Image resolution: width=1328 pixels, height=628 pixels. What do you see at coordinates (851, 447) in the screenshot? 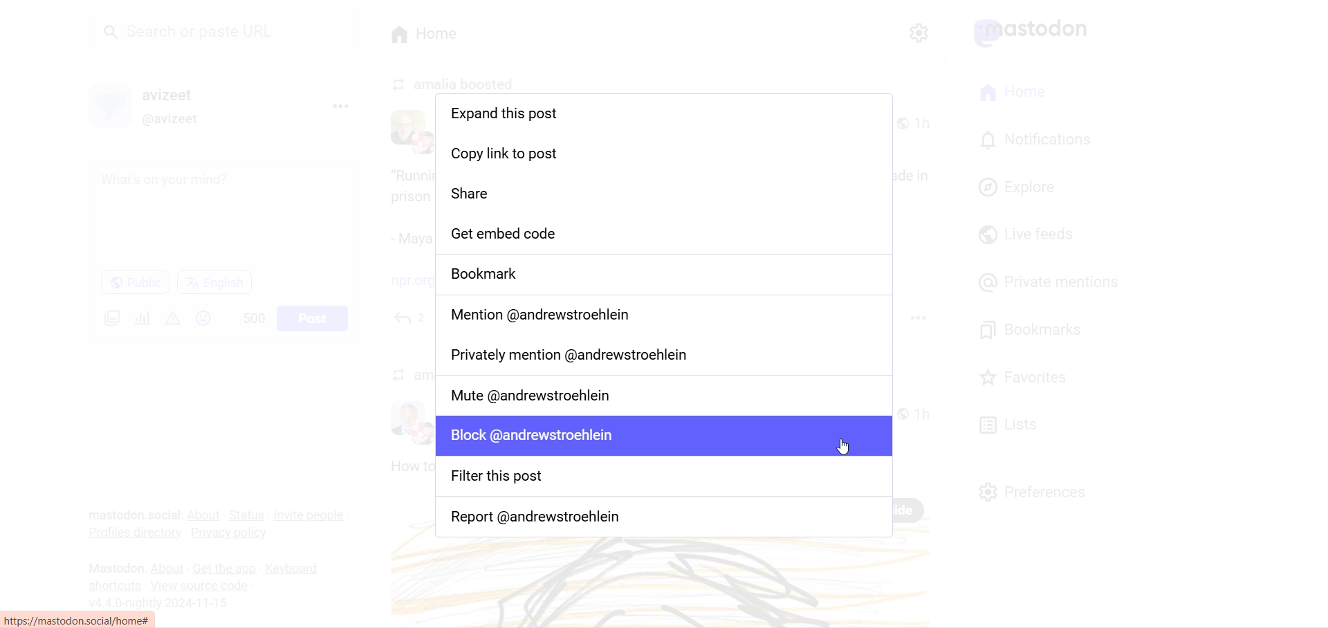
I see `cursor` at bounding box center [851, 447].